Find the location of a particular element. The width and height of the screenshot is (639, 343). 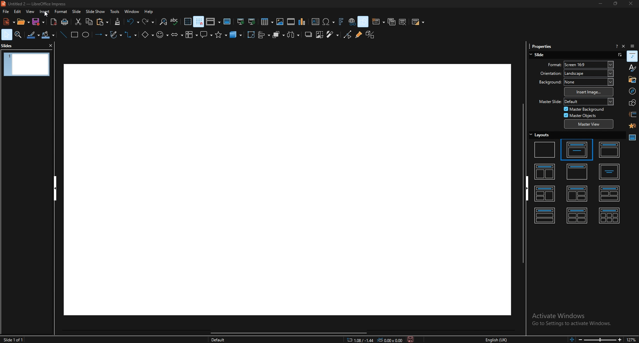

rotate is located at coordinates (251, 35).